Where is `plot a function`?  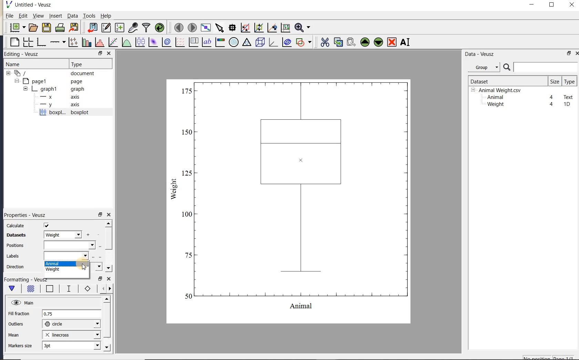
plot a function is located at coordinates (126, 43).